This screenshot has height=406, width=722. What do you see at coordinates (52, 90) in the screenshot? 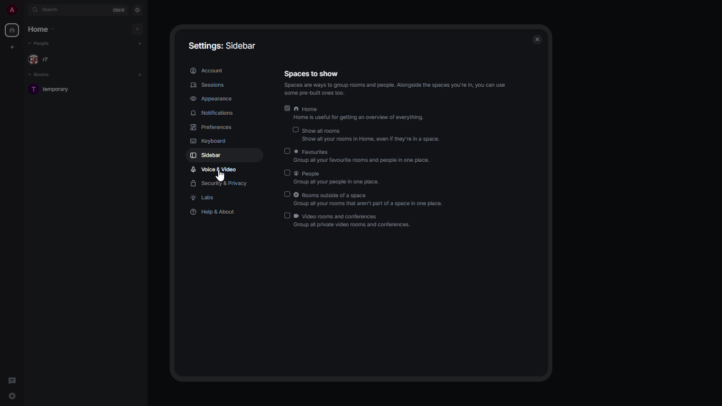
I see `room` at bounding box center [52, 90].